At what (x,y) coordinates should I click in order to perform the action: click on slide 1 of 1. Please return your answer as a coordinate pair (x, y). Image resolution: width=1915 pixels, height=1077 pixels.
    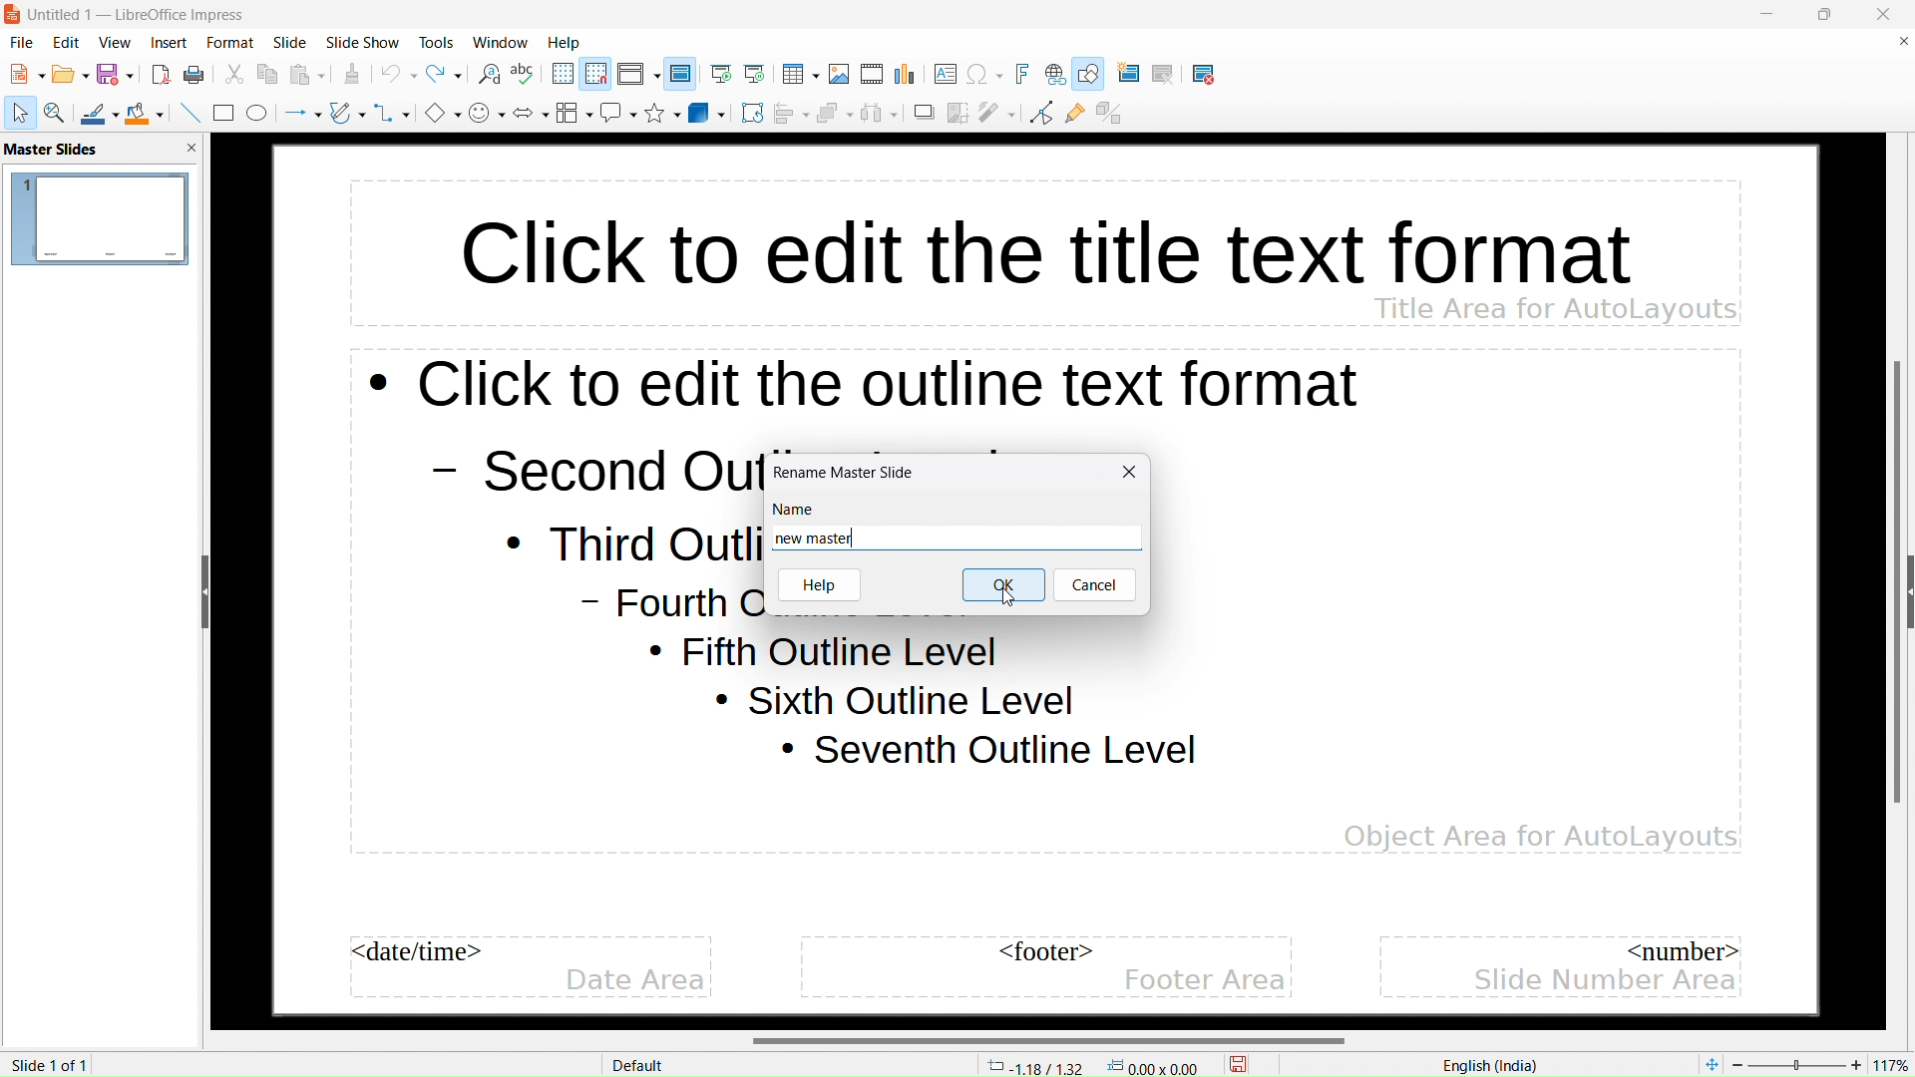
    Looking at the image, I should click on (49, 1065).